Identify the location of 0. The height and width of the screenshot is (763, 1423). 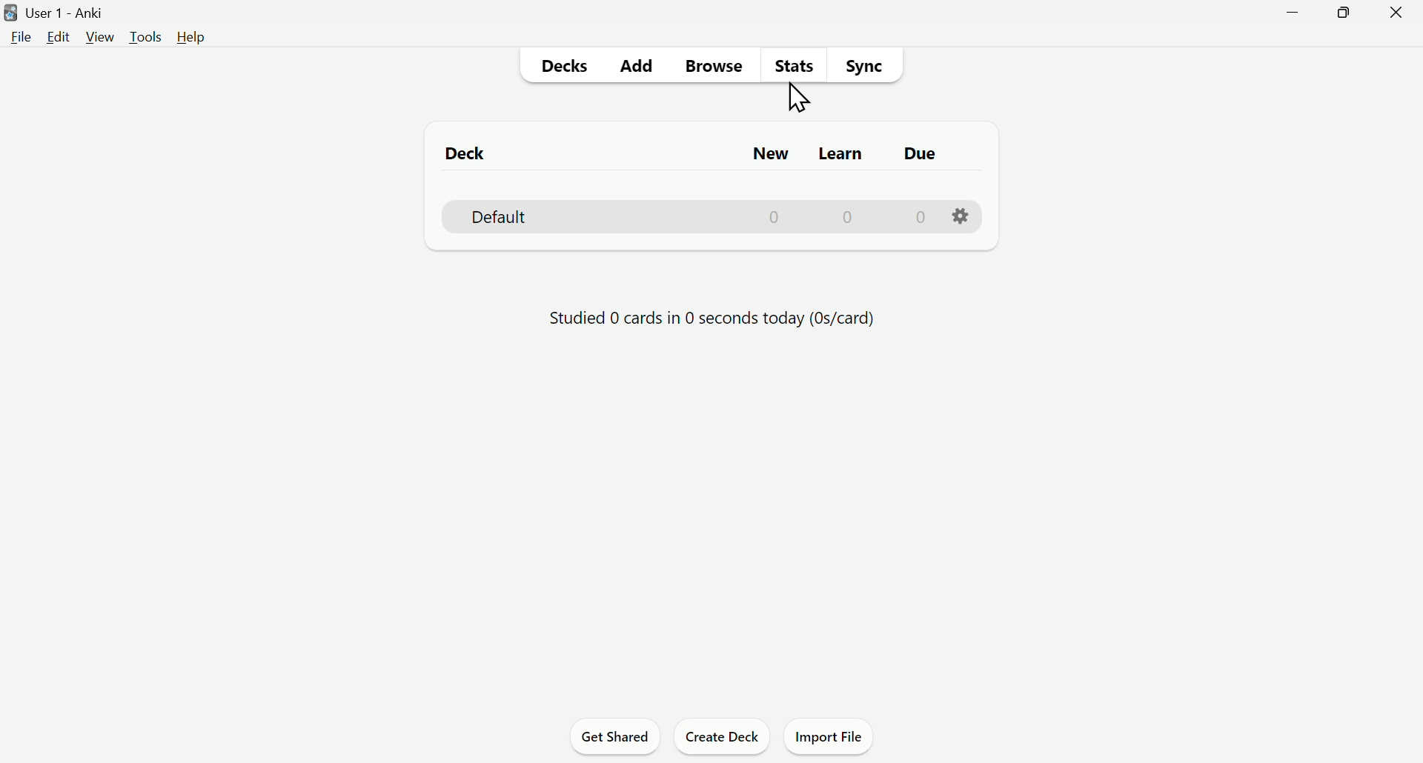
(777, 218).